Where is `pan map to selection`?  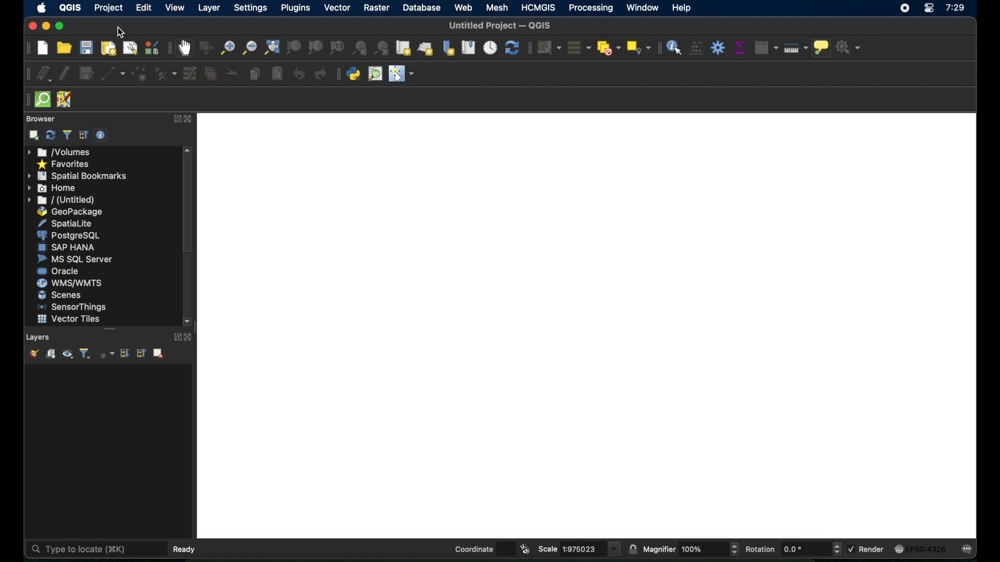 pan map to selection is located at coordinates (205, 47).